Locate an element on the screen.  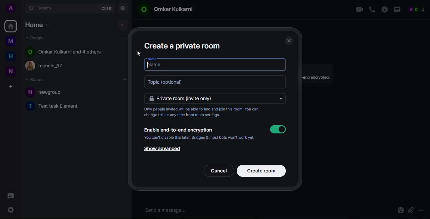
enable end-to-end encryption is located at coordinates (179, 130).